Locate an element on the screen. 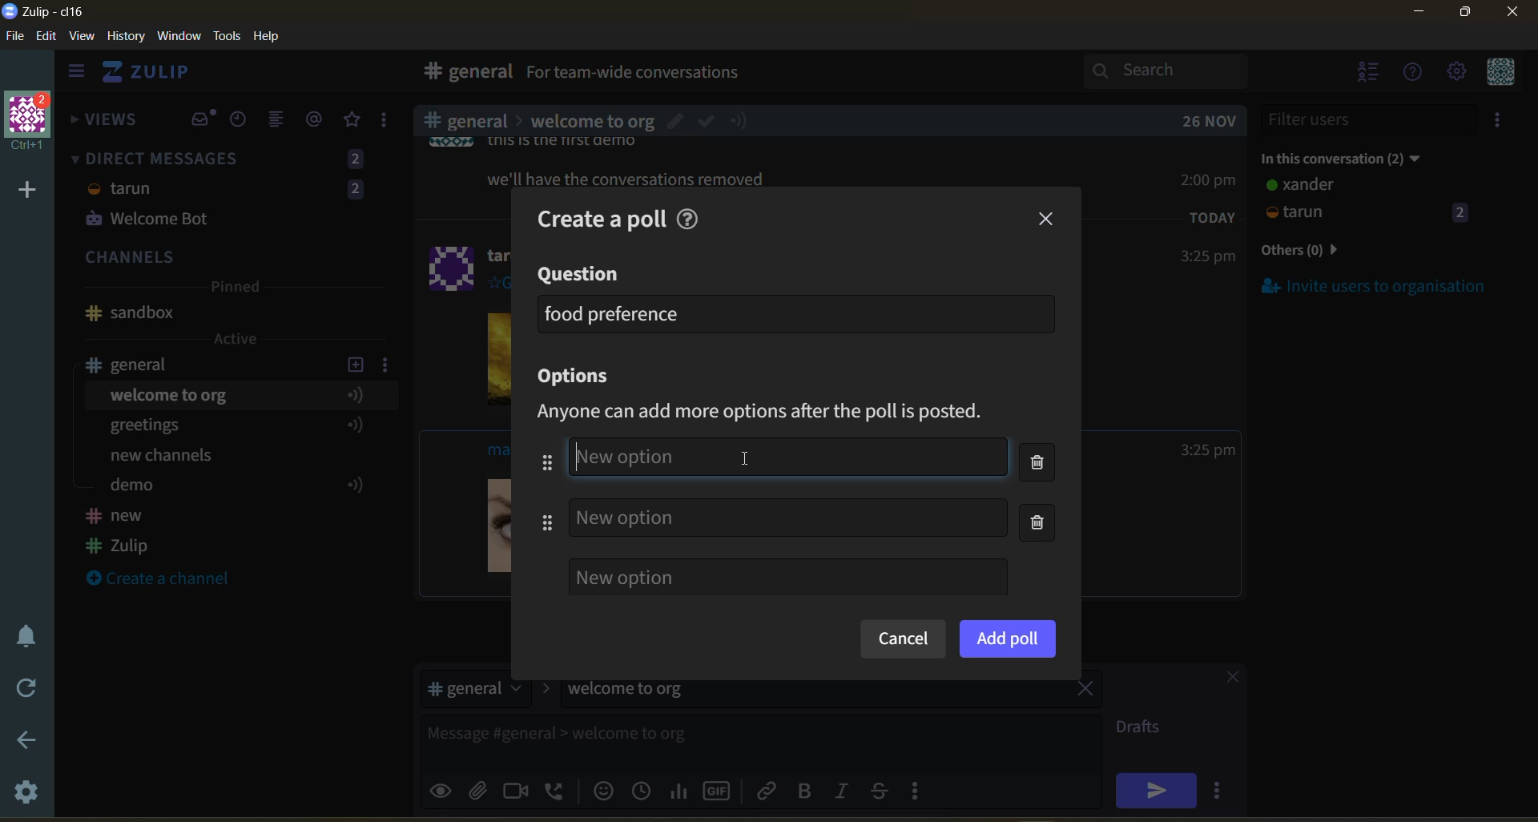 This screenshot has height=822, width=1538. settings menu is located at coordinates (1455, 73).